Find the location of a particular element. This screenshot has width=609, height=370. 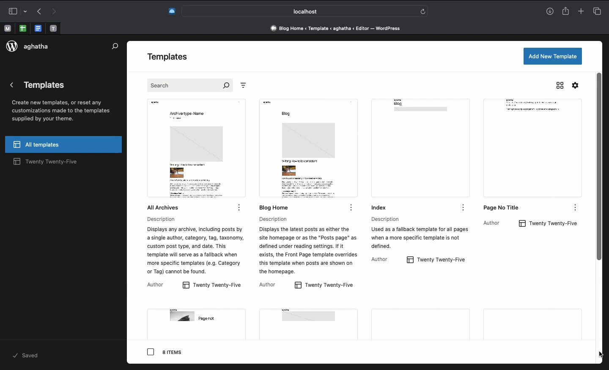

Add a new template is located at coordinates (552, 56).